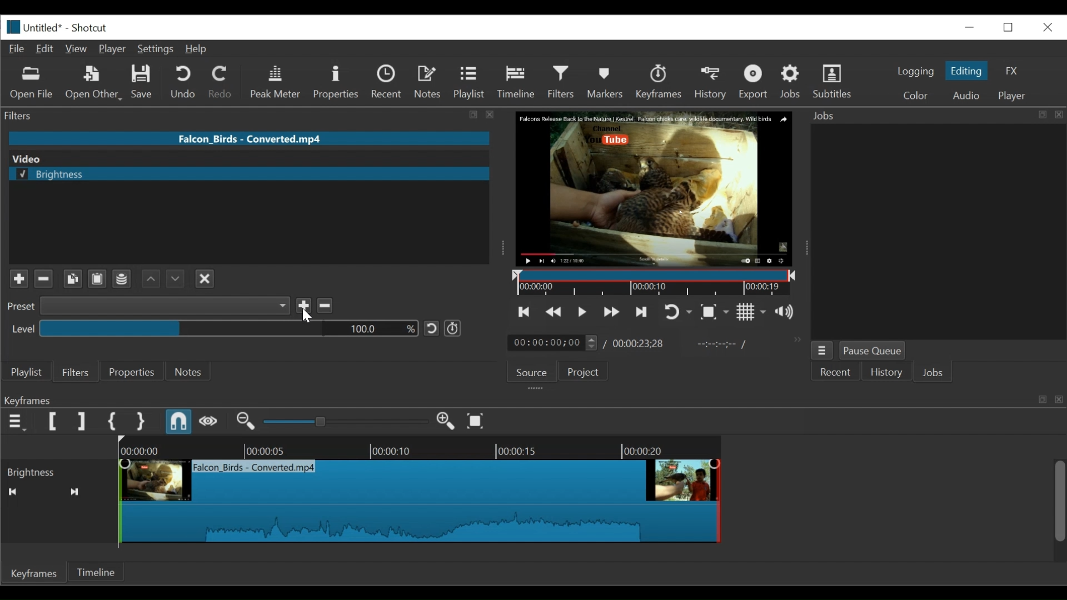 This screenshot has height=600, width=1067. Describe the element at coordinates (26, 373) in the screenshot. I see `Playlist menu` at that location.